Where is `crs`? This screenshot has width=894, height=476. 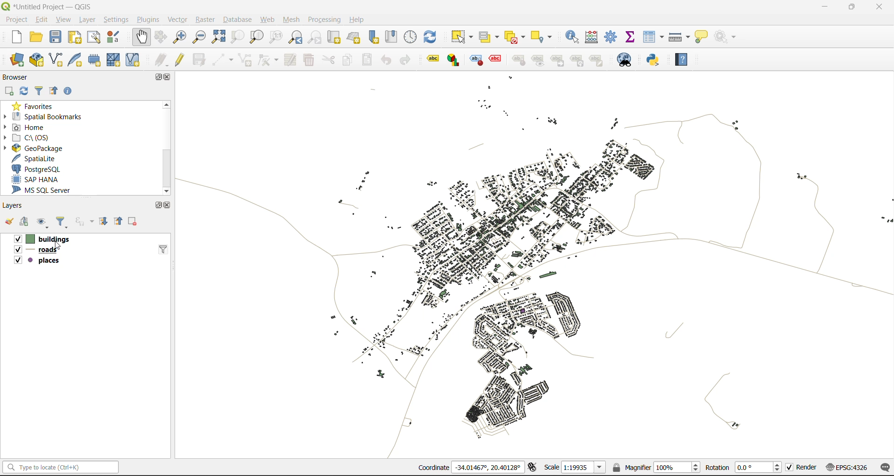 crs is located at coordinates (848, 467).